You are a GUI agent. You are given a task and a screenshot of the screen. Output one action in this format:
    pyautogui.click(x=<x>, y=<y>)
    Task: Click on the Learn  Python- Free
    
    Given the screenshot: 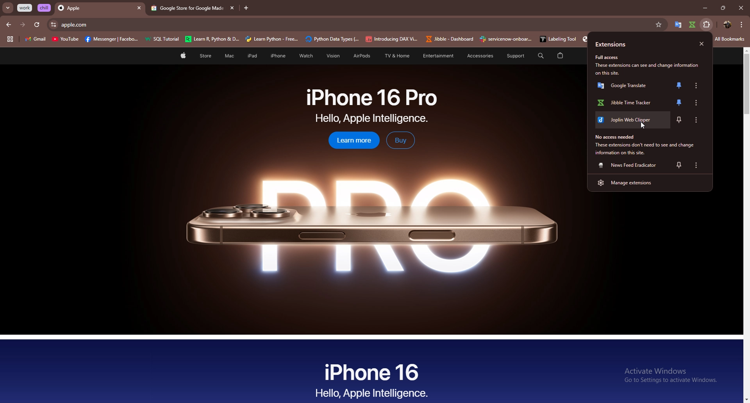 What is the action you would take?
    pyautogui.click(x=272, y=39)
    